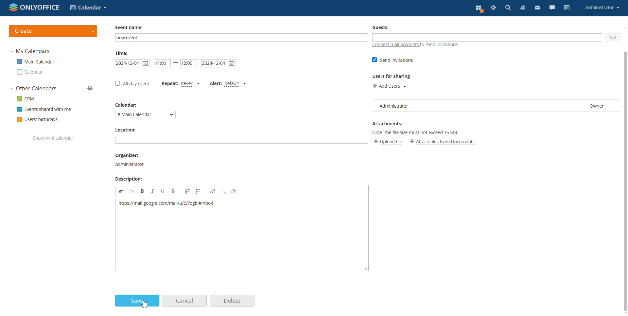 The image size is (628, 316). Describe the element at coordinates (388, 124) in the screenshot. I see `Attachments:` at that location.